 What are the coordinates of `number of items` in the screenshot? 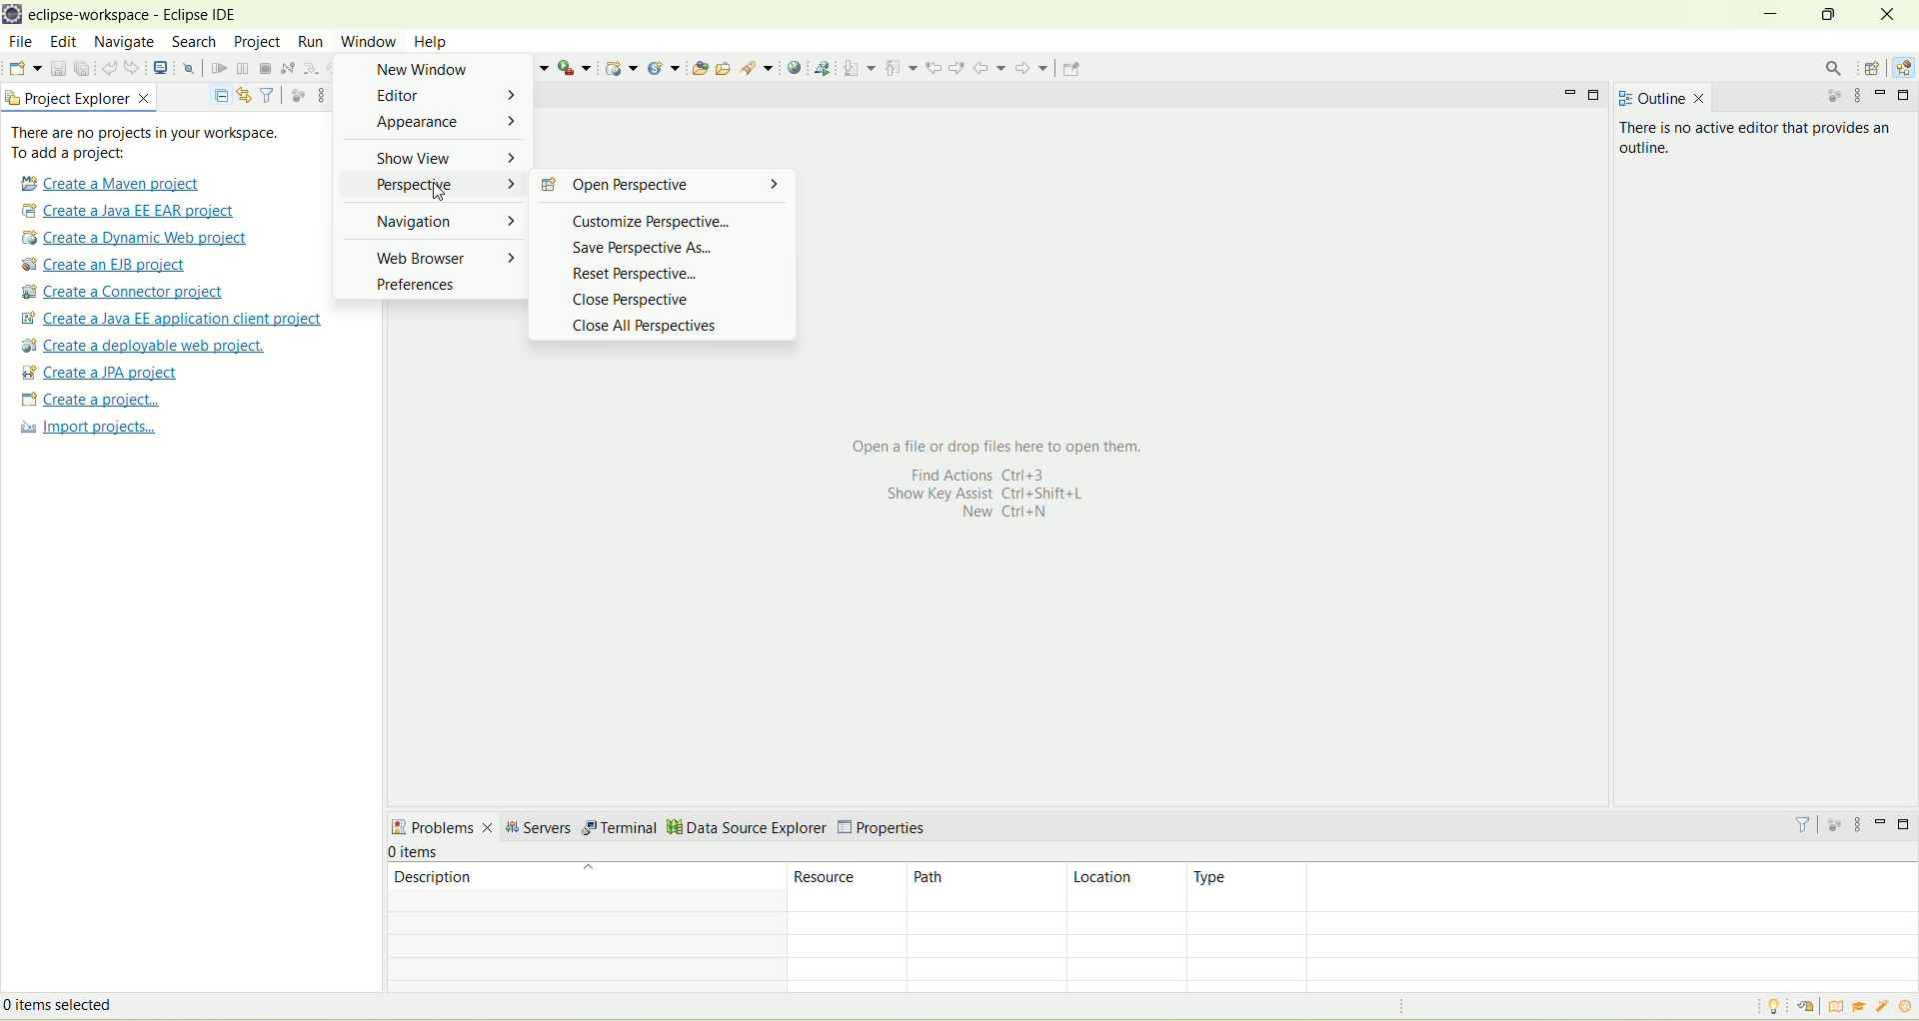 It's located at (430, 852).